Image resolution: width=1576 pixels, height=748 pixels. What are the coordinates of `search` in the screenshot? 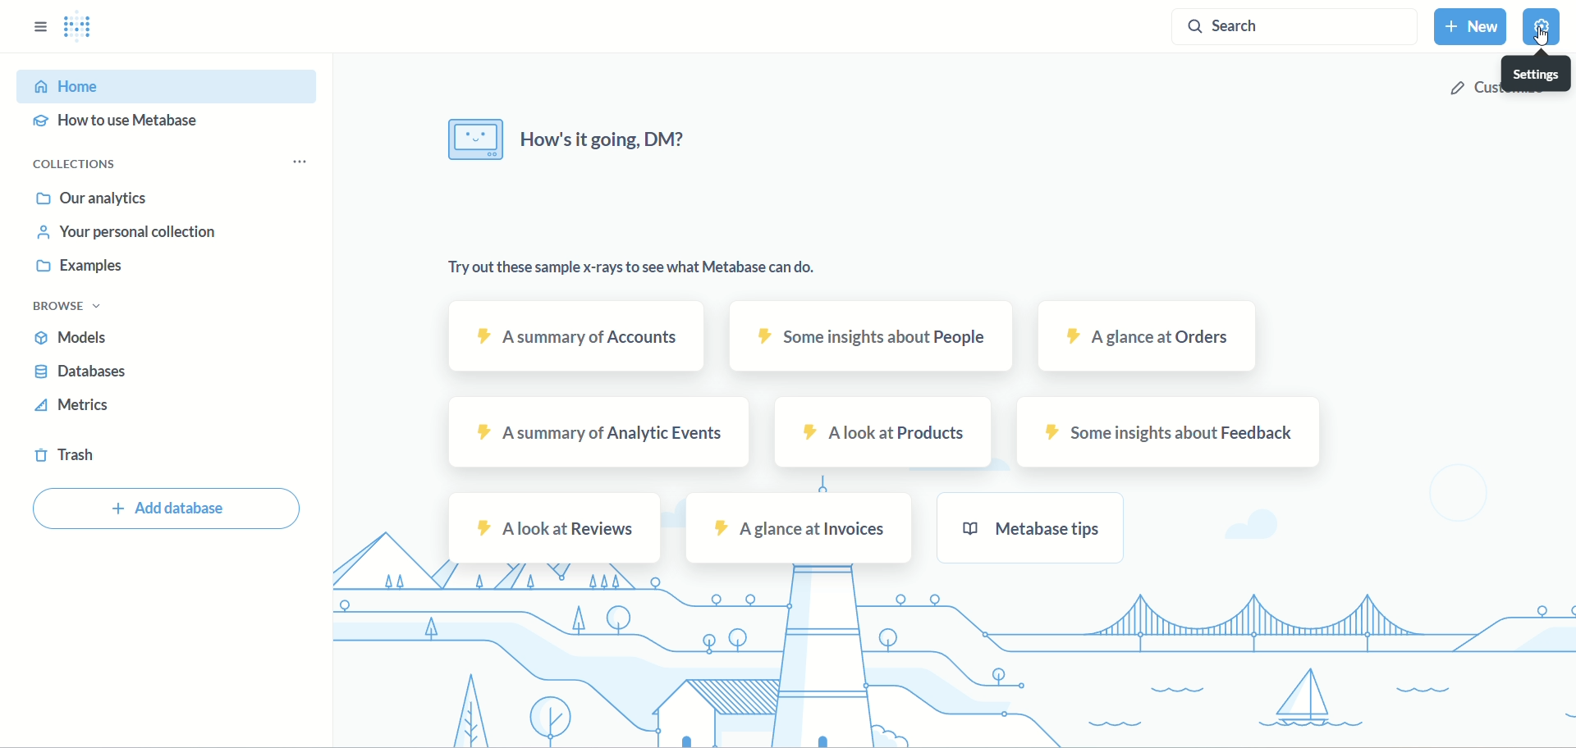 It's located at (1294, 27).